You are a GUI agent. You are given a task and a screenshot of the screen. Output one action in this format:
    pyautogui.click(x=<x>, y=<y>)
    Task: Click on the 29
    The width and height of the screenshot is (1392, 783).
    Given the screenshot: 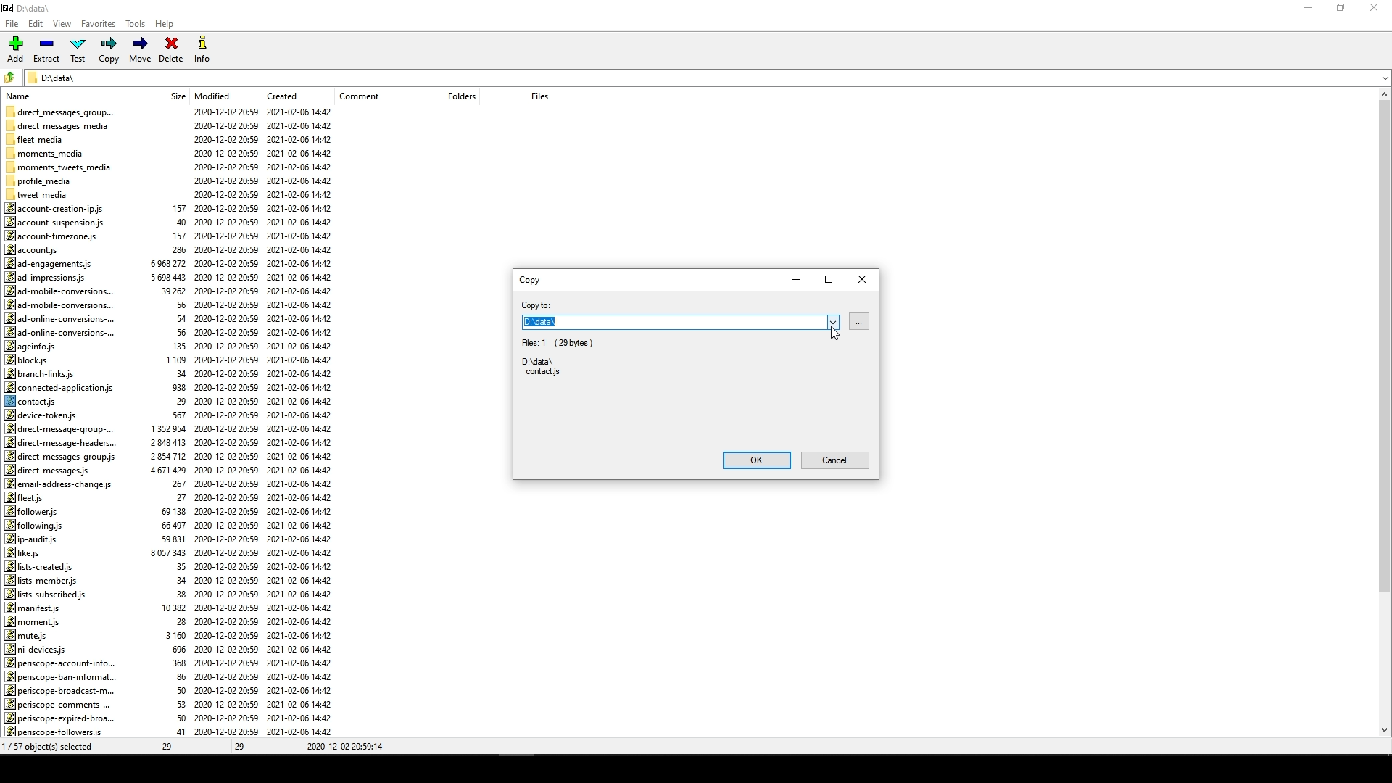 What is the action you would take?
    pyautogui.click(x=243, y=747)
    